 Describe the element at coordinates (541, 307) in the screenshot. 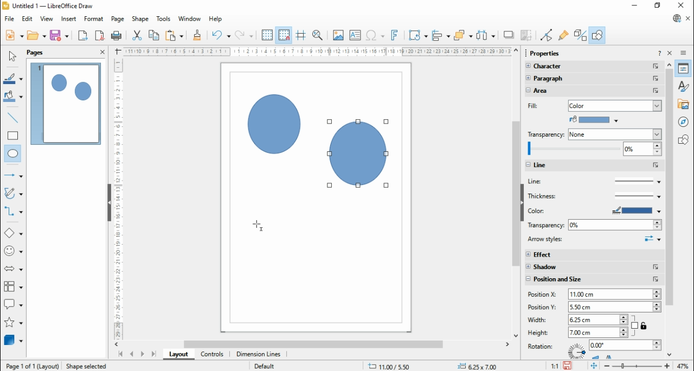

I see `position Y` at that location.